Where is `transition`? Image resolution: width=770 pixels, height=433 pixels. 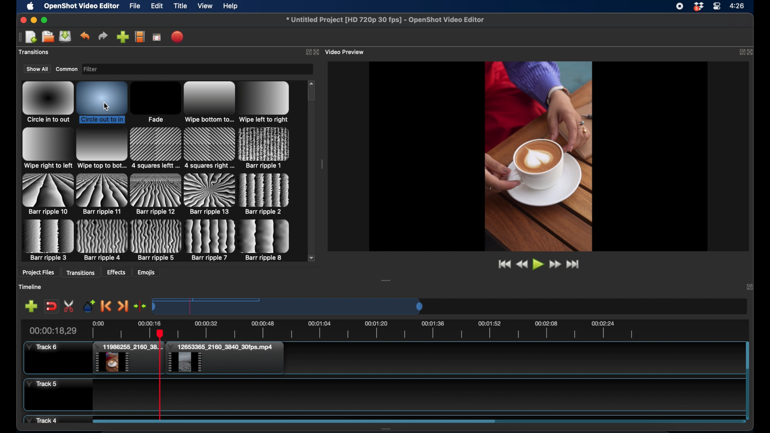
transition is located at coordinates (265, 194).